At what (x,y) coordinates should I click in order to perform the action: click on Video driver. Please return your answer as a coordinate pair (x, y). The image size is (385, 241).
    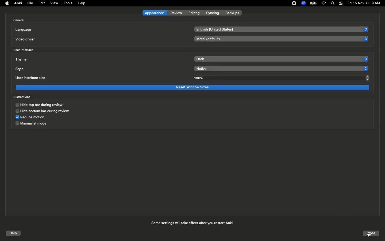
    Looking at the image, I should click on (27, 39).